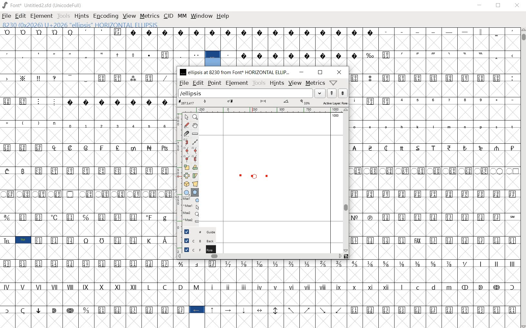  I want to click on point, so click(214, 83).